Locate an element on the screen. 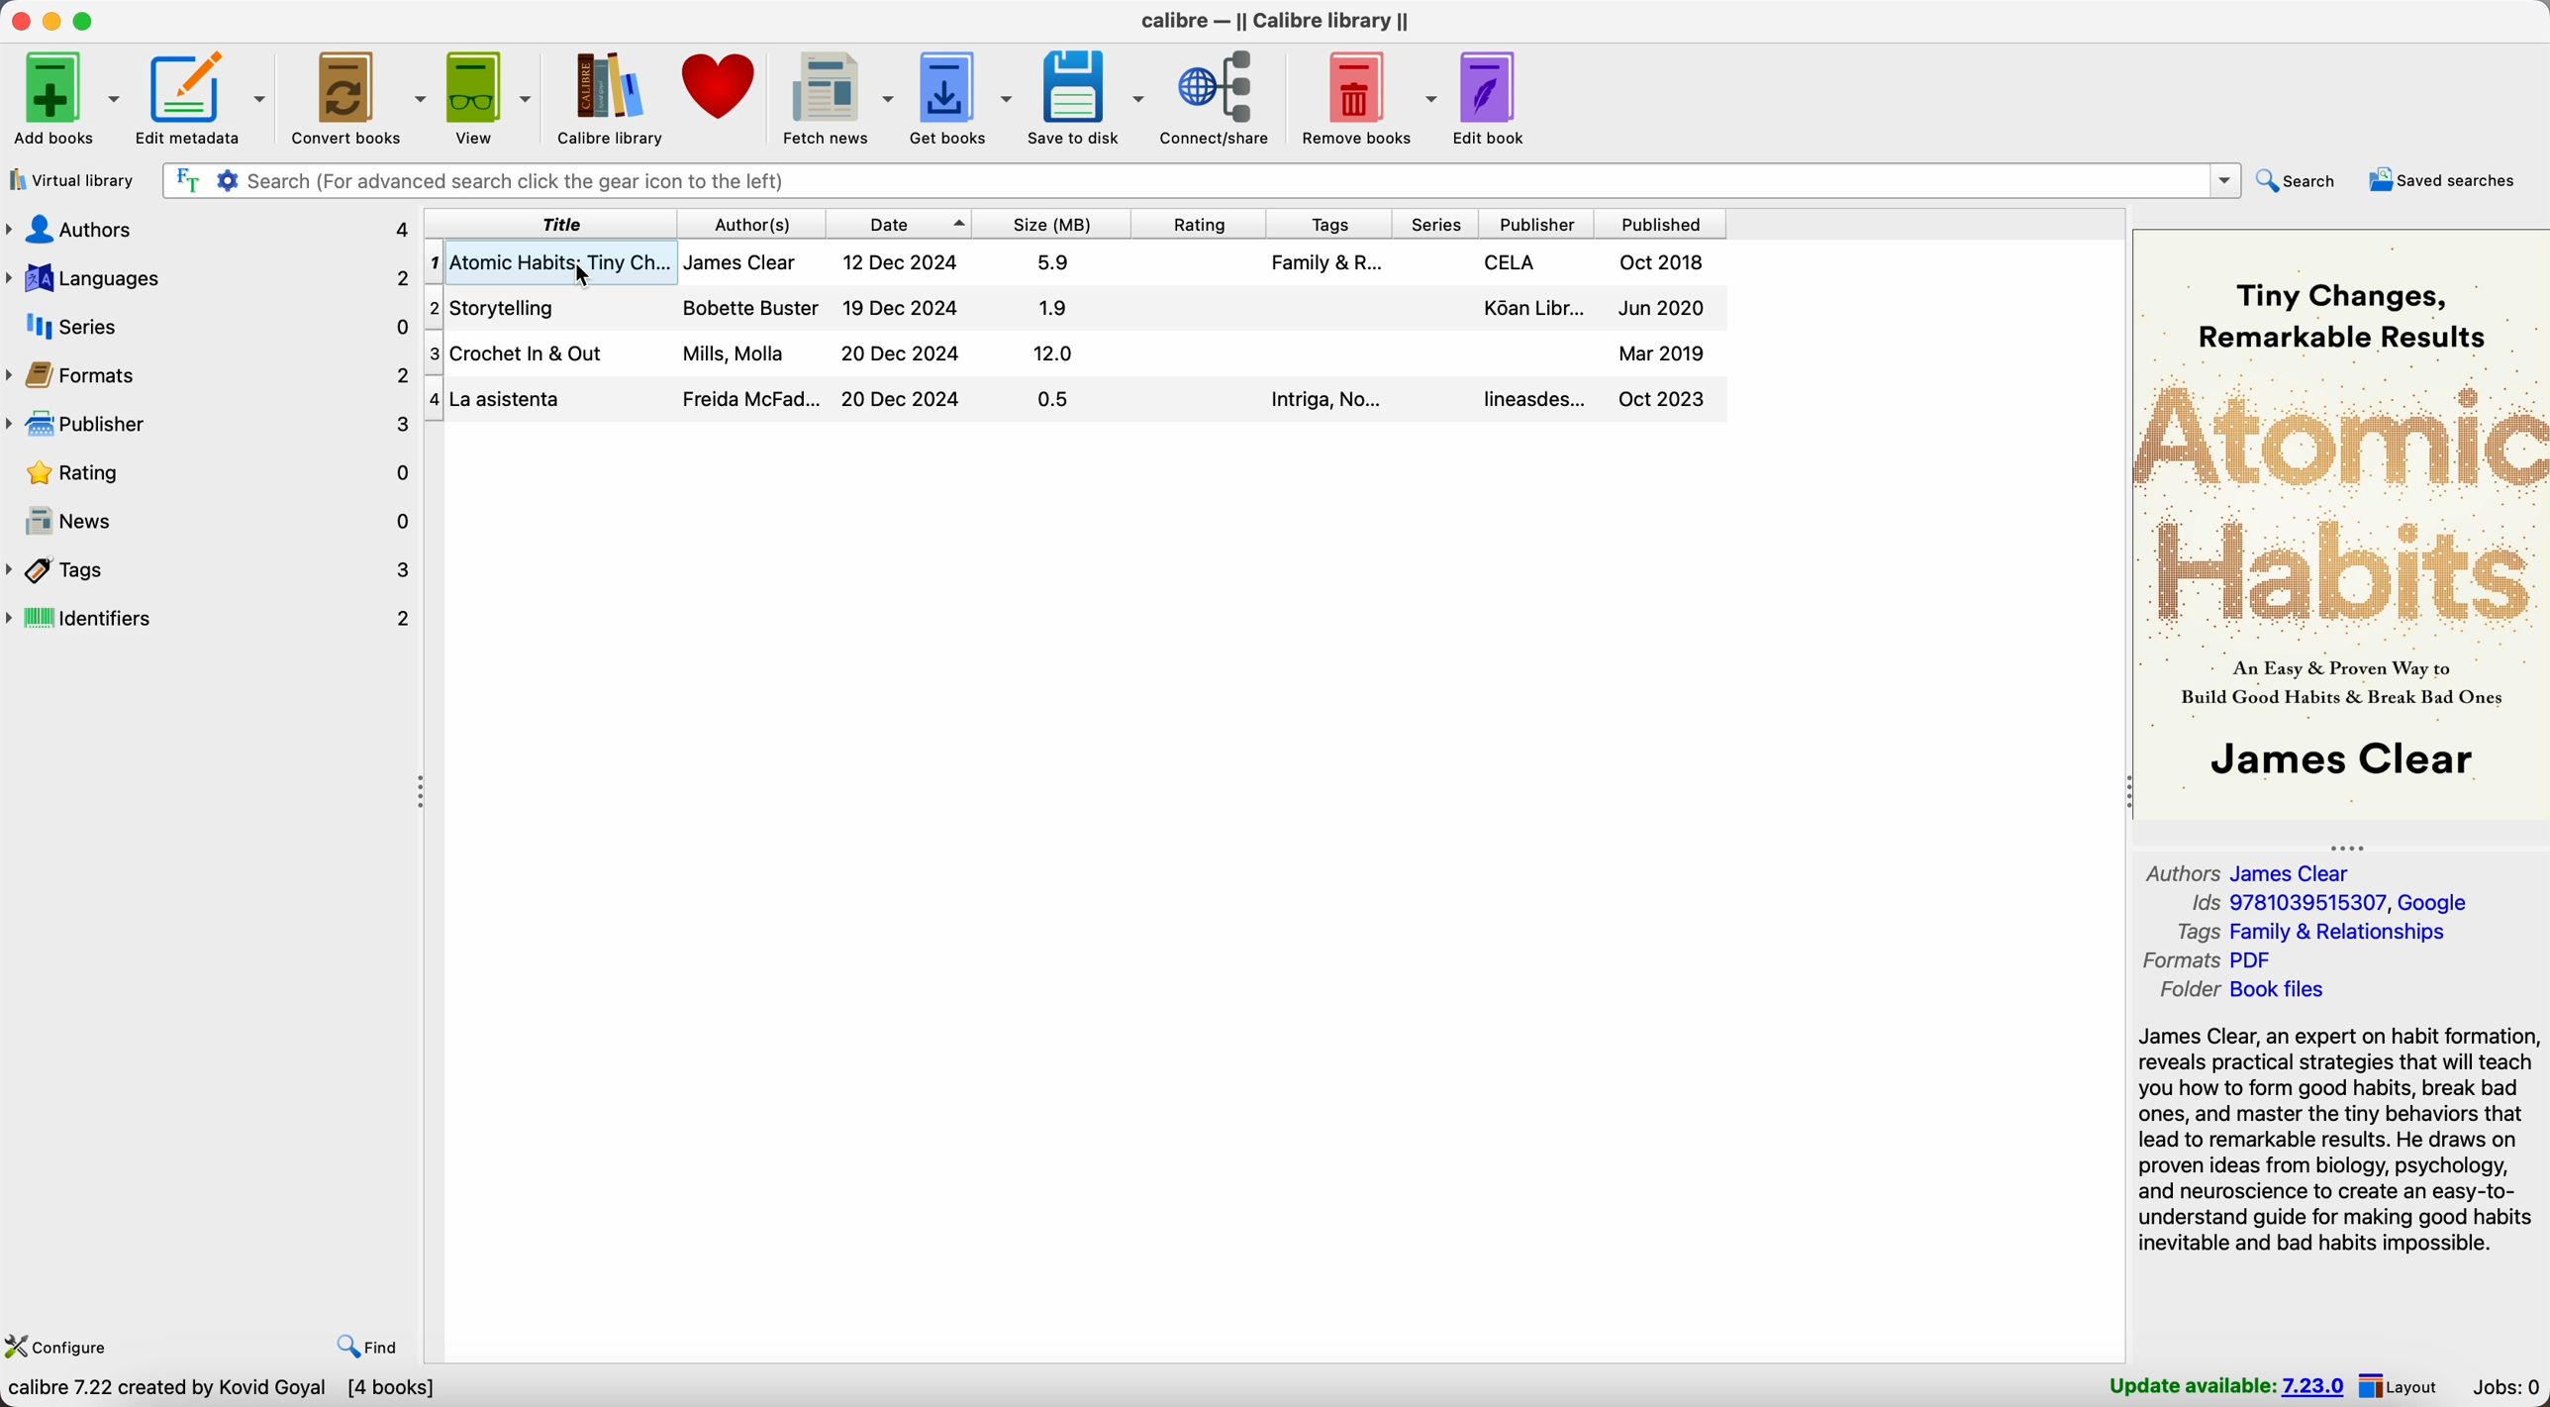  tags is located at coordinates (1332, 222).